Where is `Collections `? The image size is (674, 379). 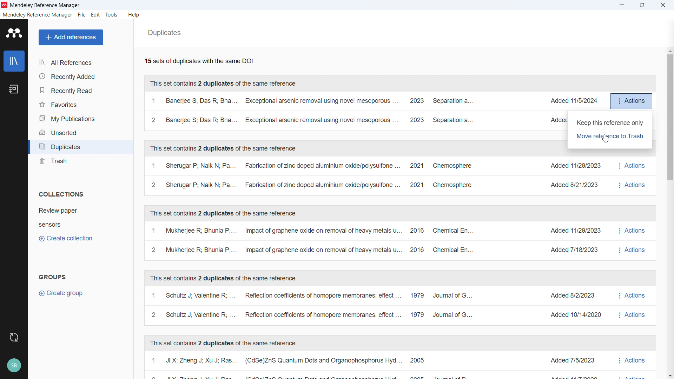
Collections  is located at coordinates (61, 194).